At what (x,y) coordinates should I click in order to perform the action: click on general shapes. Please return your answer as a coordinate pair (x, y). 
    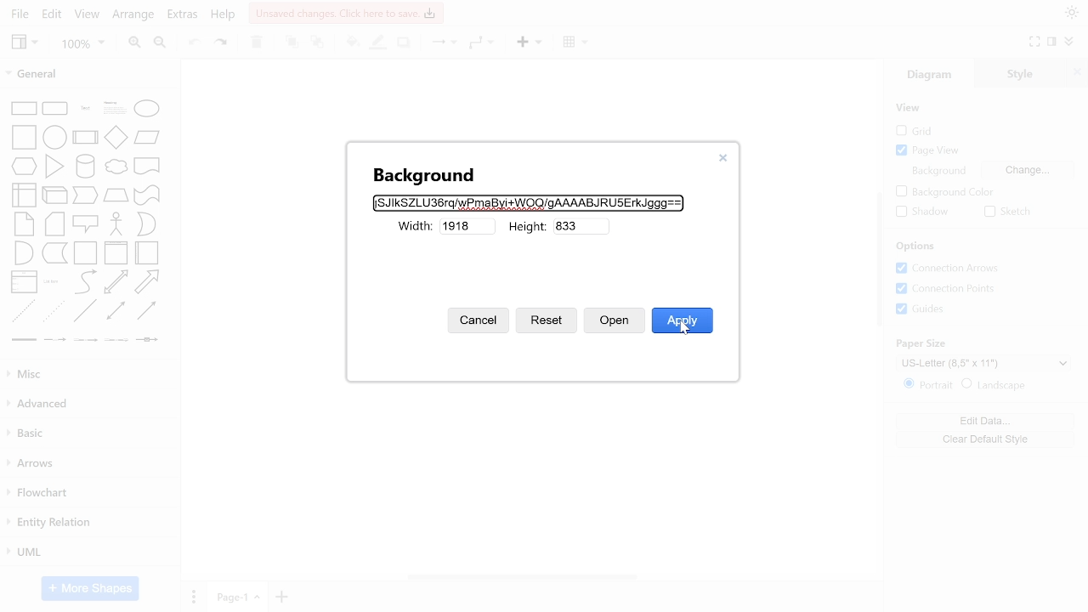
    Looking at the image, I should click on (53, 282).